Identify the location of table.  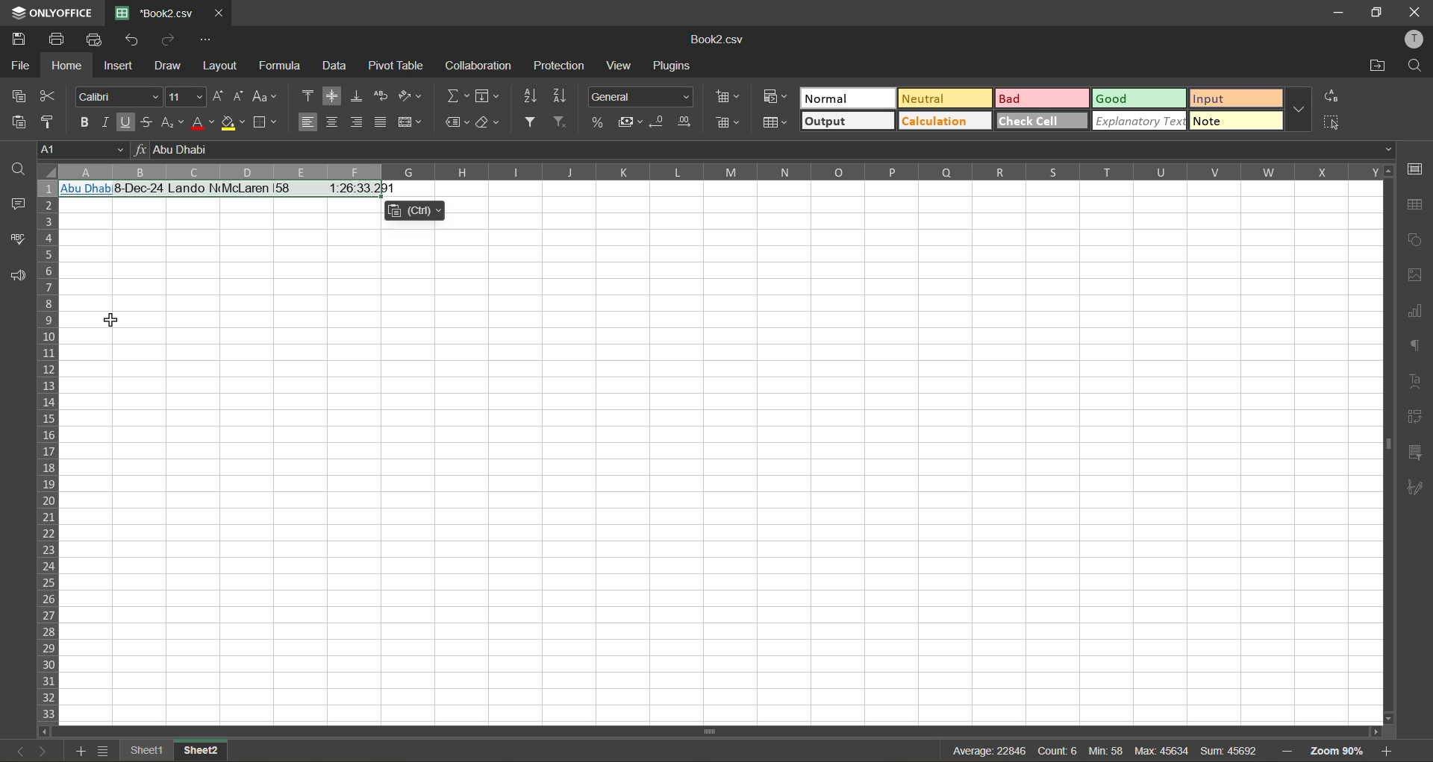
(1417, 206).